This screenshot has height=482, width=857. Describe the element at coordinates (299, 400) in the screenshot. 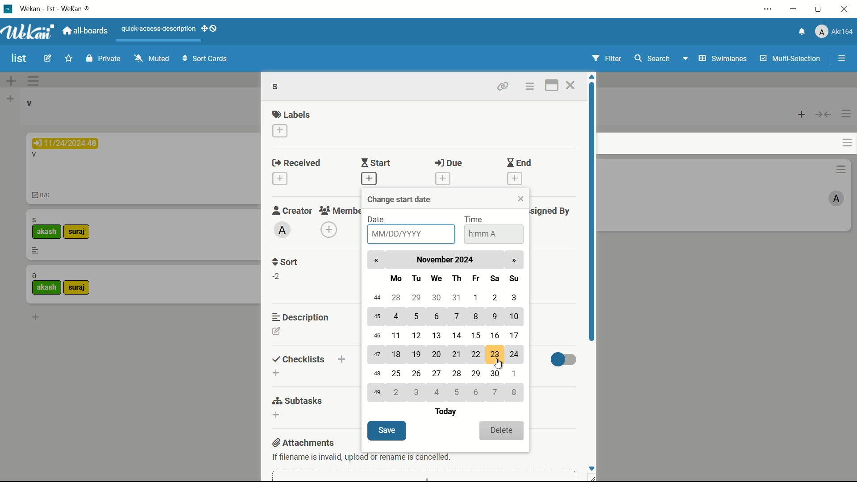

I see `subtasks` at that location.